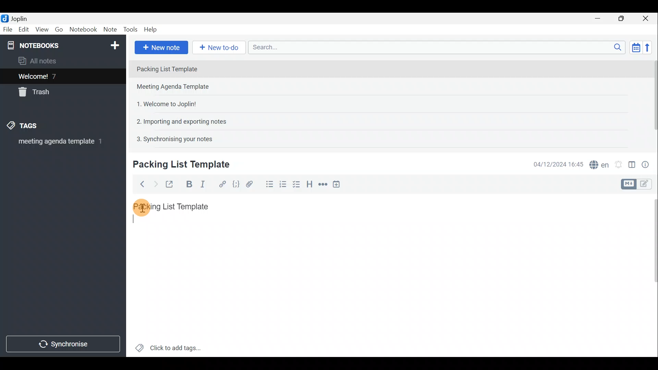 The width and height of the screenshot is (658, 370). What do you see at coordinates (219, 48) in the screenshot?
I see `New to-do` at bounding box center [219, 48].